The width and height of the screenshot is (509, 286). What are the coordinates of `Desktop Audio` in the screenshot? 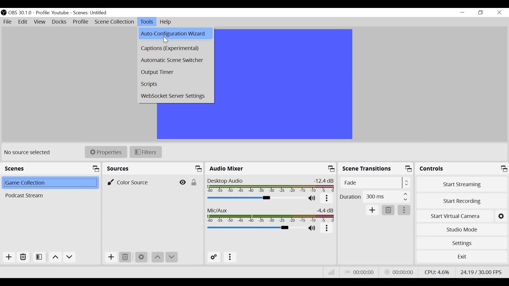 It's located at (271, 185).